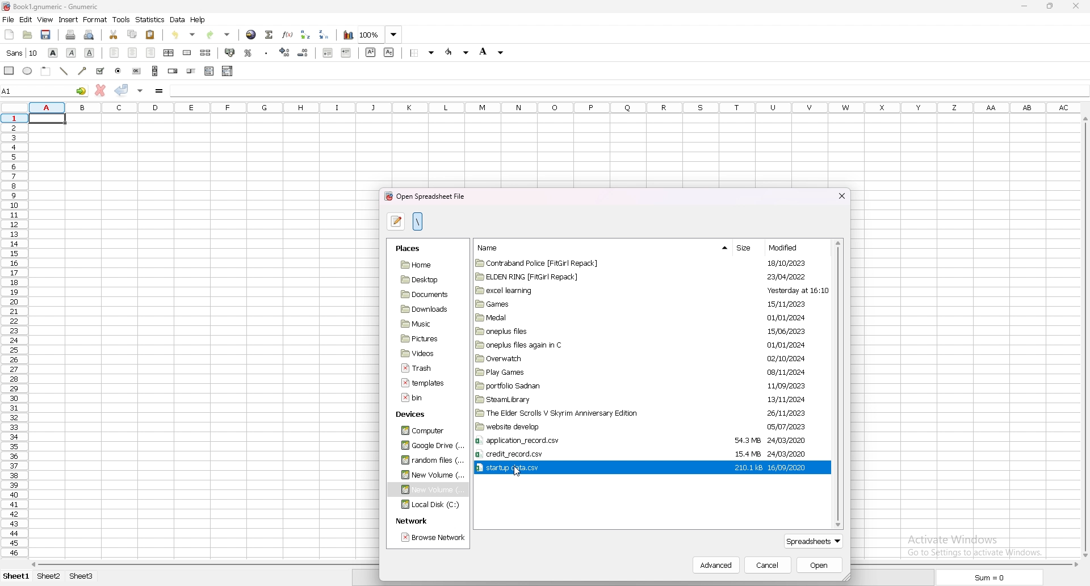 The width and height of the screenshot is (1090, 586). What do you see at coordinates (228, 71) in the screenshot?
I see `combo box` at bounding box center [228, 71].